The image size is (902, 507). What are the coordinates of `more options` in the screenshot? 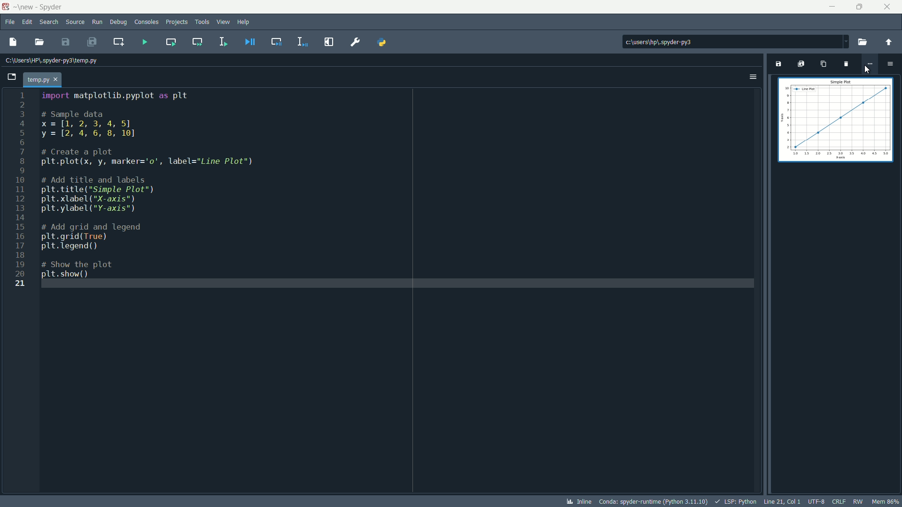 It's located at (870, 63).